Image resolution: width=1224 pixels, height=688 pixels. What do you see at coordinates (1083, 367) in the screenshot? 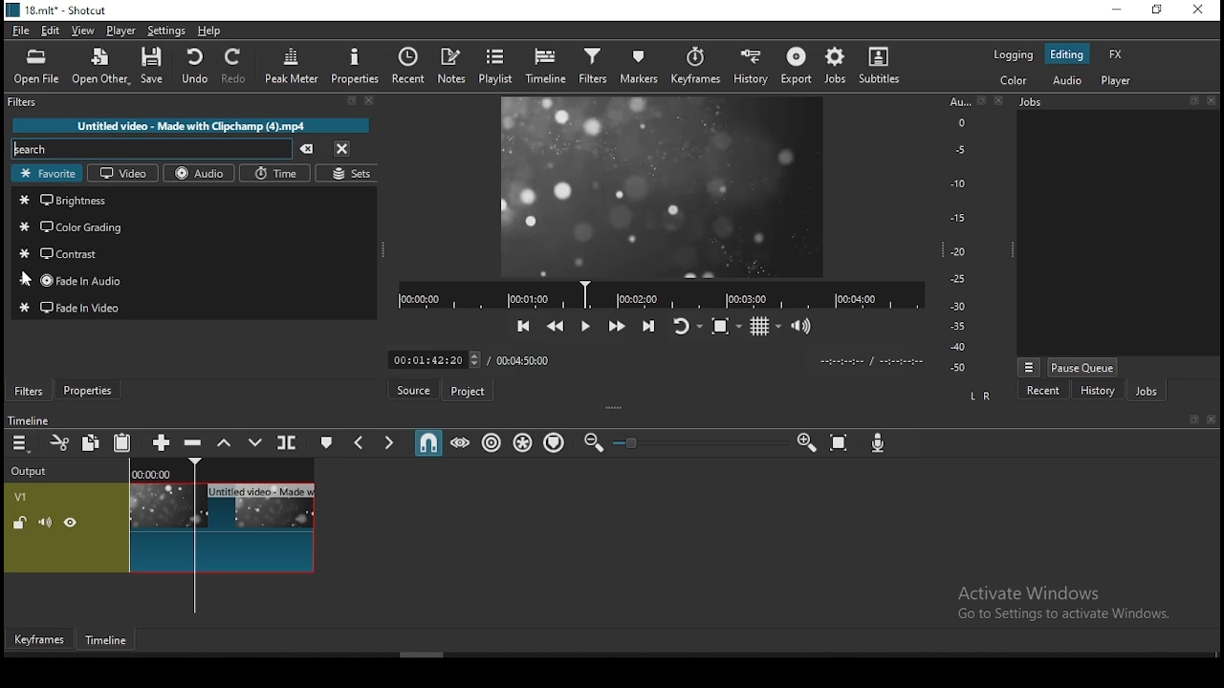
I see `pause queue` at bounding box center [1083, 367].